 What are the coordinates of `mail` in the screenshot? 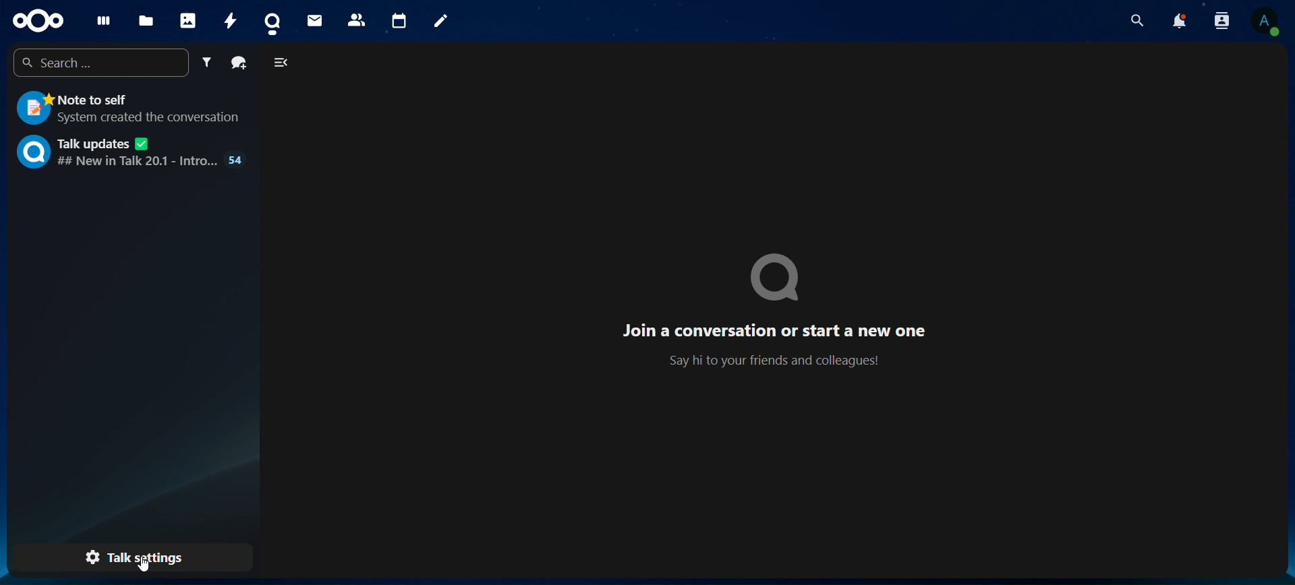 It's located at (314, 20).